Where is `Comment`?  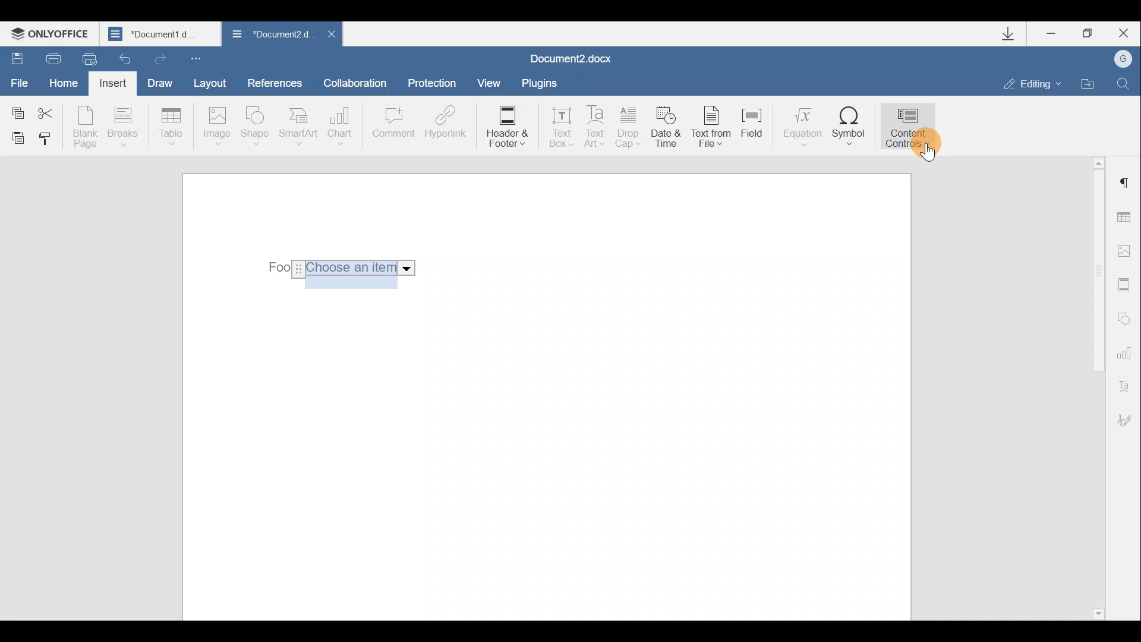
Comment is located at coordinates (393, 128).